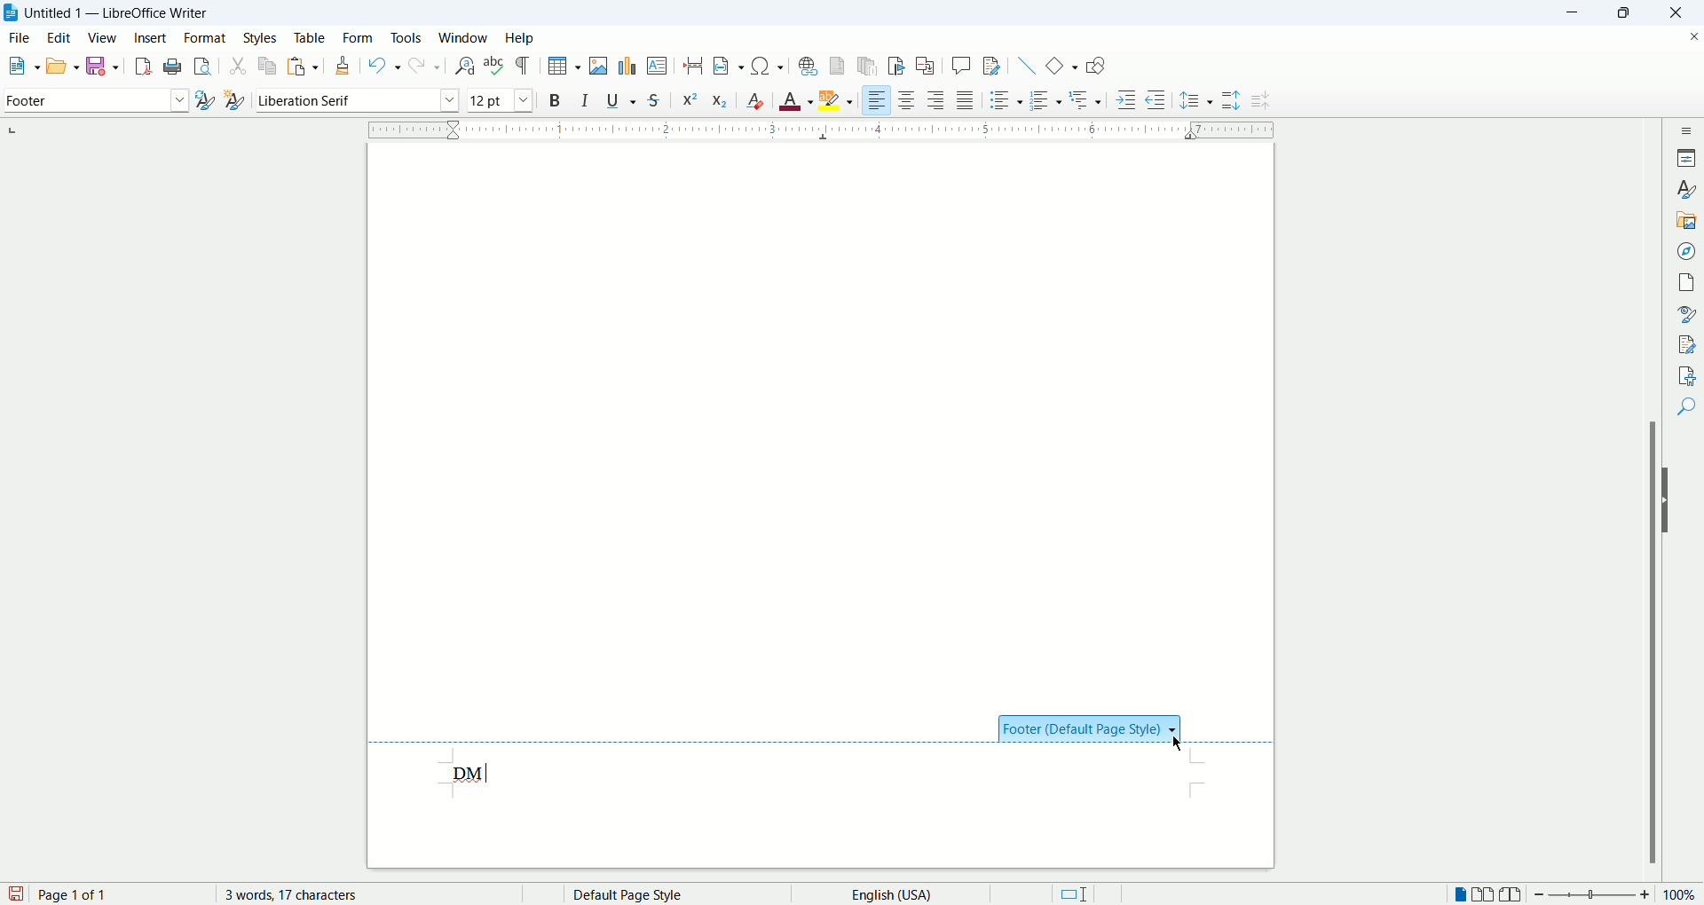 The image size is (1704, 905). What do you see at coordinates (656, 67) in the screenshot?
I see `insert text` at bounding box center [656, 67].